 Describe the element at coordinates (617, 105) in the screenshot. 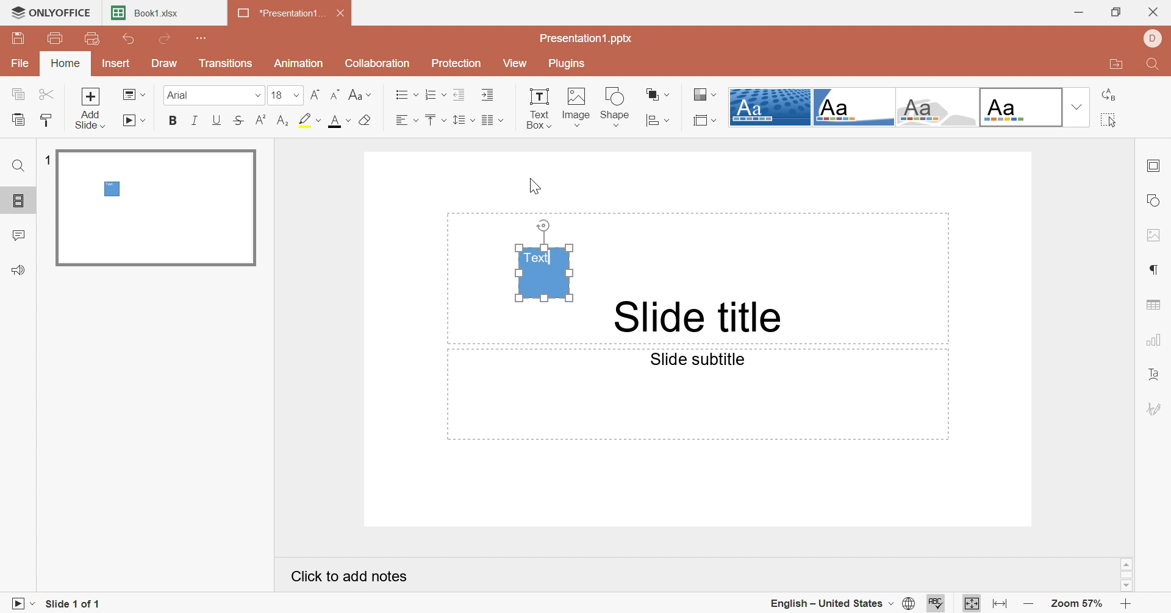

I see `Shape` at that location.